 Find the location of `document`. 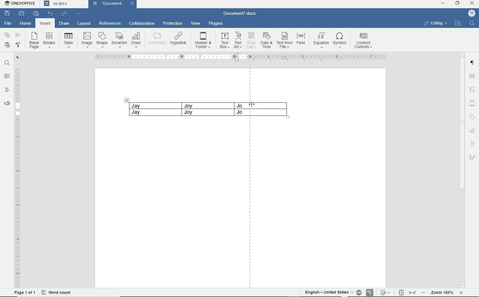

document is located at coordinates (106, 4).